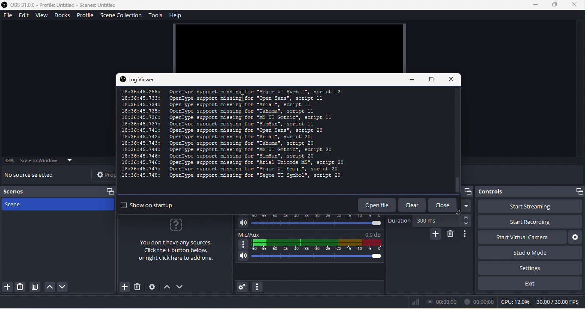  Describe the element at coordinates (481, 301) in the screenshot. I see `00.00.00` at that location.